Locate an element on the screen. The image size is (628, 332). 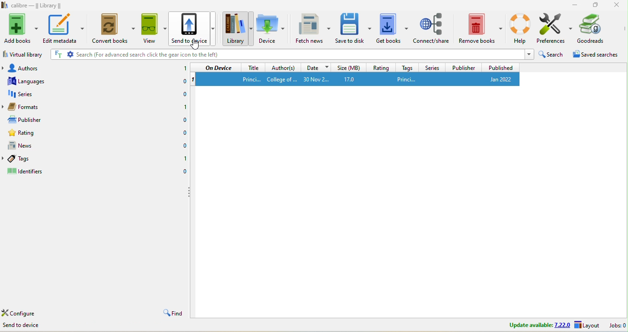
get books is located at coordinates (393, 29).